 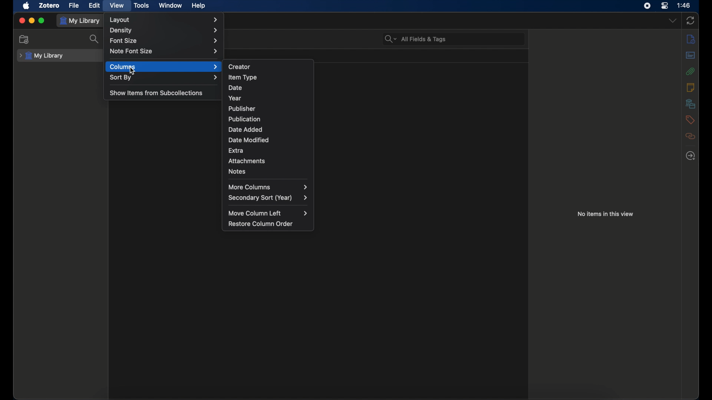 What do you see at coordinates (690, 136) in the screenshot?
I see `related` at bounding box center [690, 136].